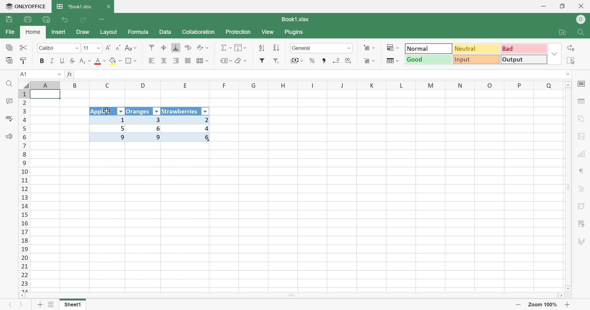 This screenshot has width=590, height=310. What do you see at coordinates (106, 111) in the screenshot?
I see `Cursor` at bounding box center [106, 111].